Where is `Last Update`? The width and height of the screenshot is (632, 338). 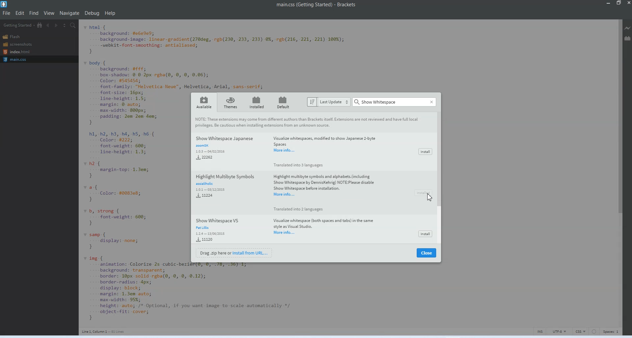
Last Update is located at coordinates (328, 102).